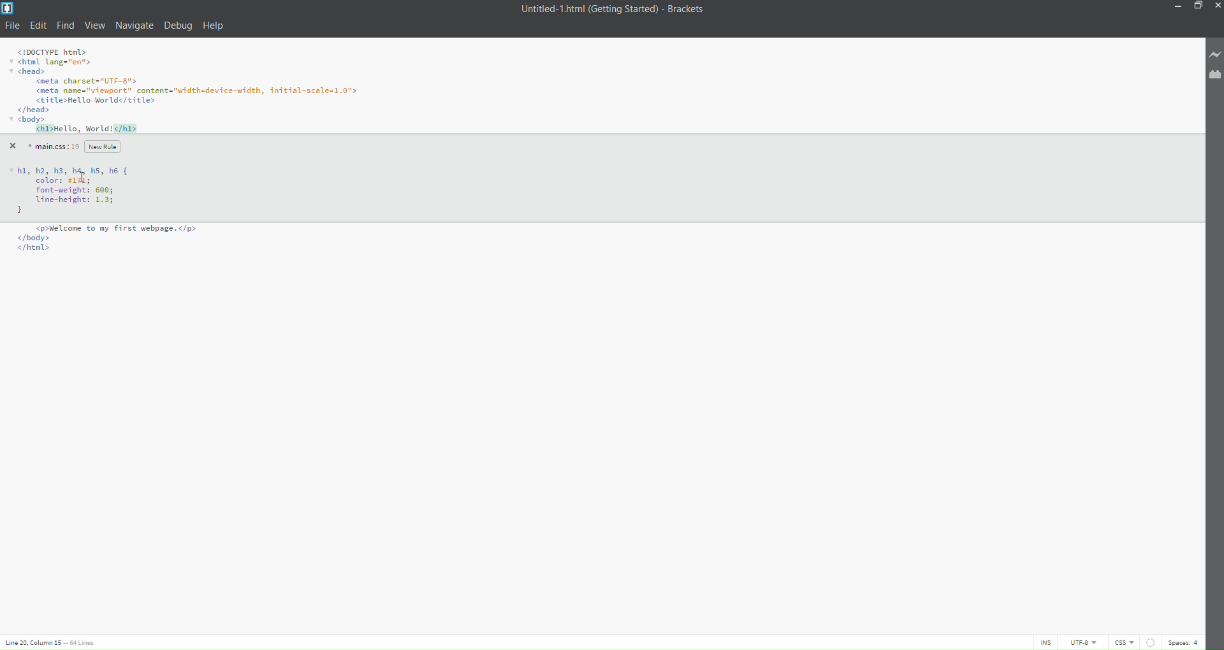  Describe the element at coordinates (84, 178) in the screenshot. I see `Cursor` at that location.